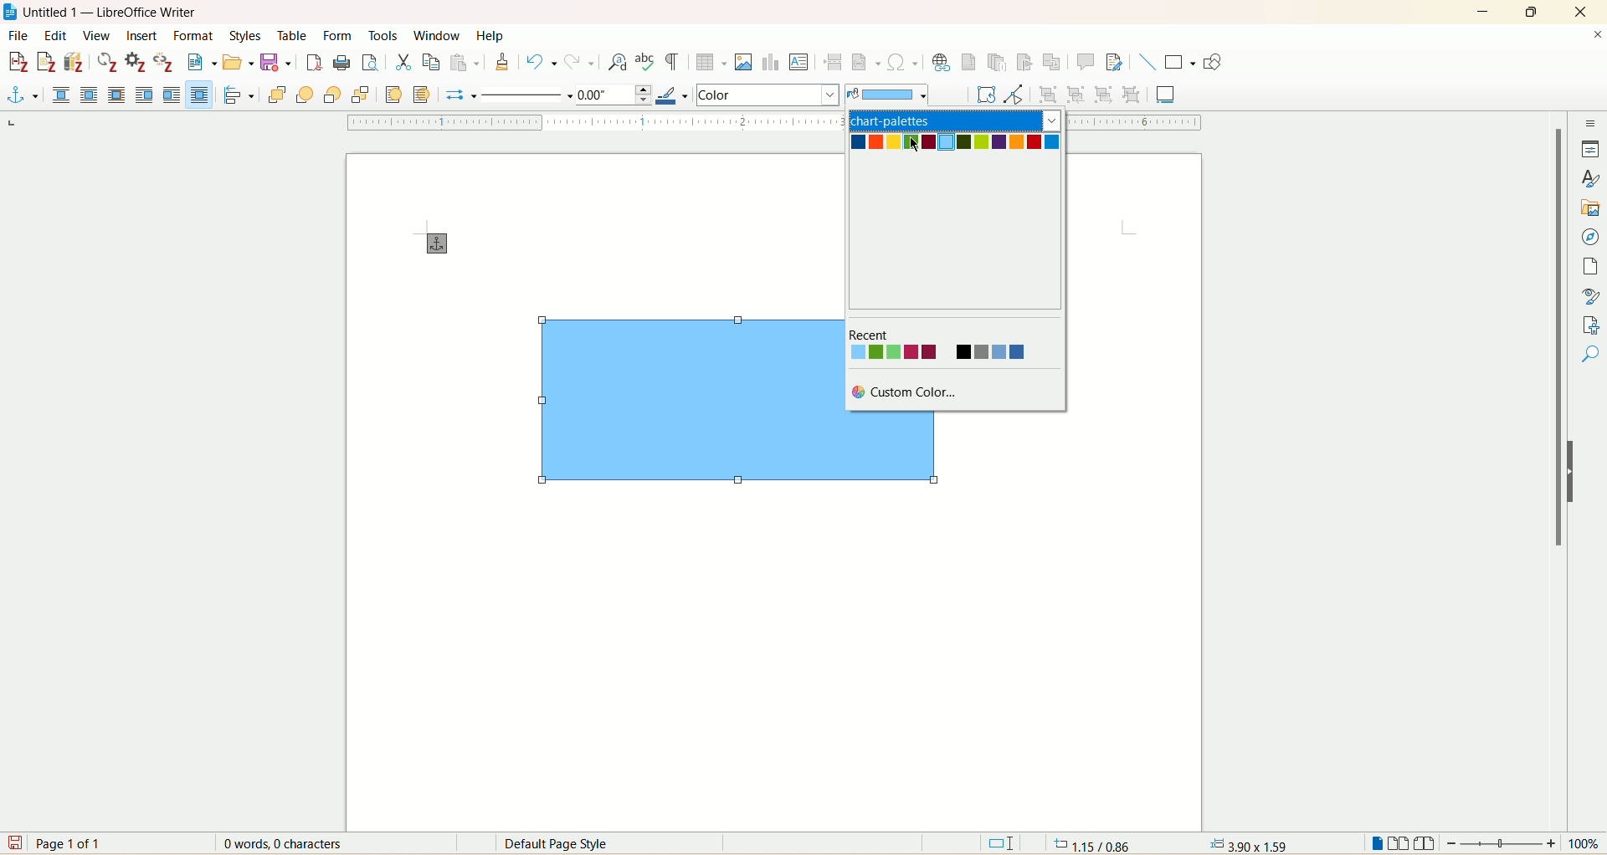 This screenshot has width=1607, height=855. Describe the element at coordinates (1076, 94) in the screenshot. I see `enter group` at that location.